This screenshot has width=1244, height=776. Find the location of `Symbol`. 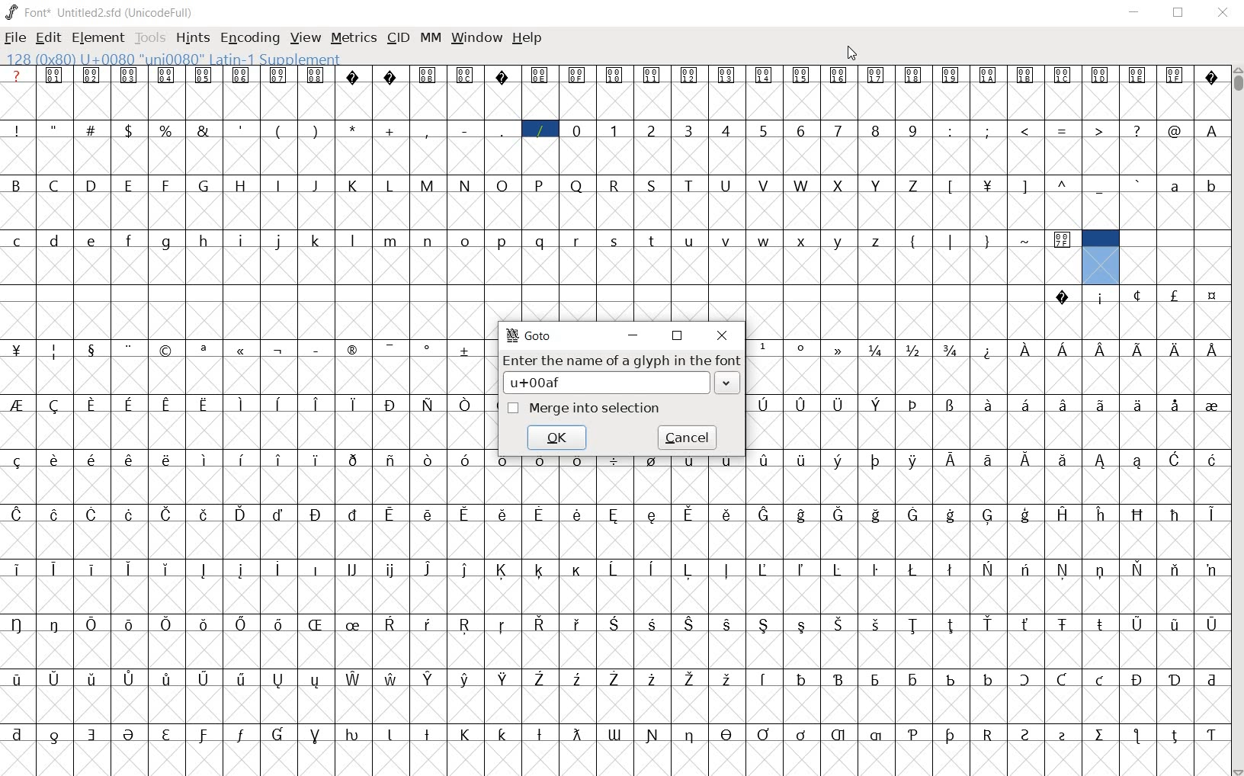

Symbol is located at coordinates (130, 678).